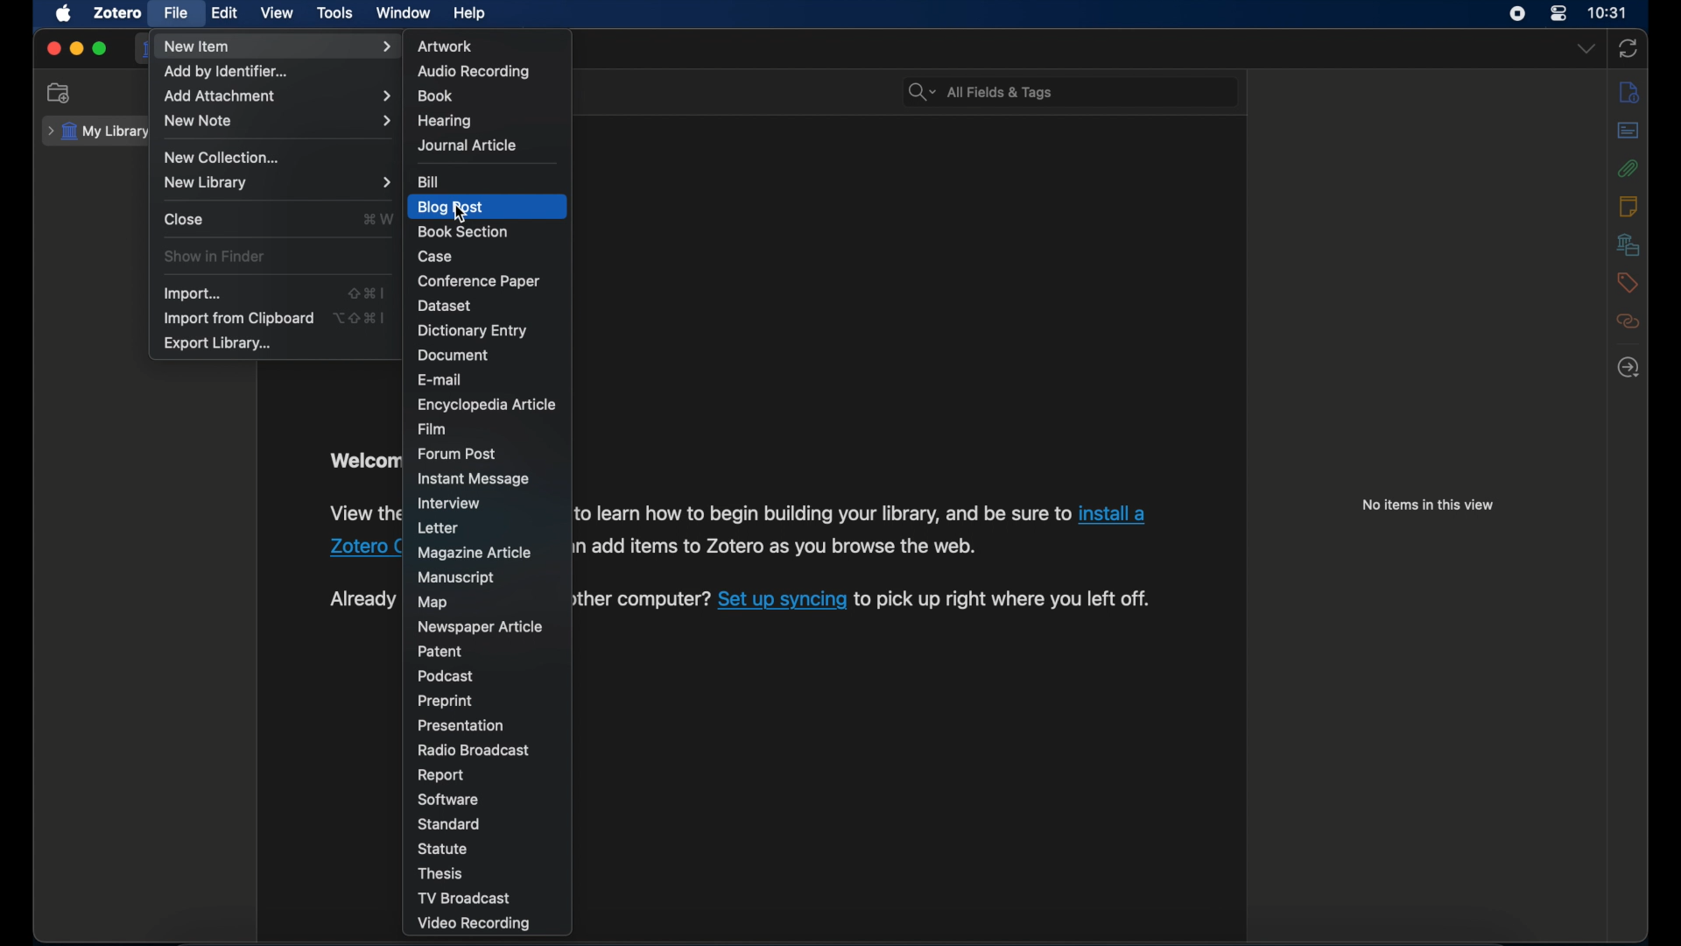 The width and height of the screenshot is (1681, 946). Describe the element at coordinates (440, 528) in the screenshot. I see `letter` at that location.